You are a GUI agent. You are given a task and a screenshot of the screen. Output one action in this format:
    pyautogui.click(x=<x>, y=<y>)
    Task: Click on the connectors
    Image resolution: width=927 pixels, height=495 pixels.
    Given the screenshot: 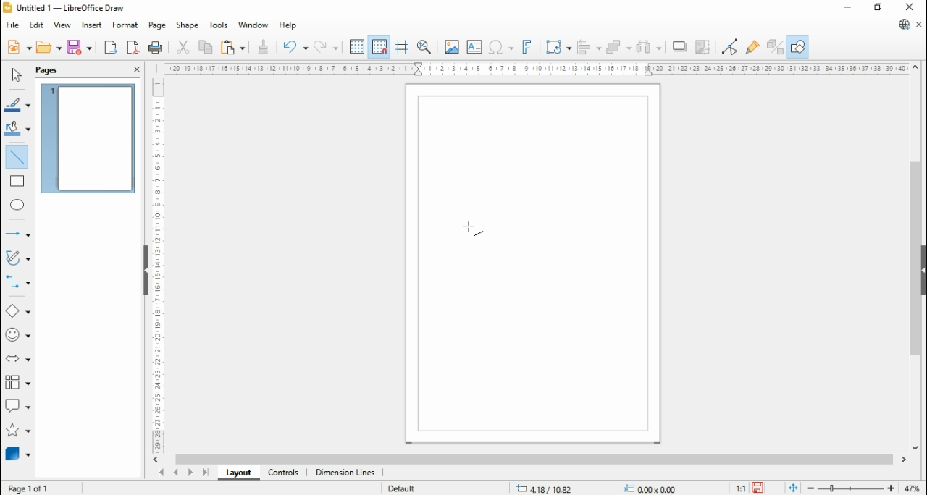 What is the action you would take?
    pyautogui.click(x=17, y=281)
    